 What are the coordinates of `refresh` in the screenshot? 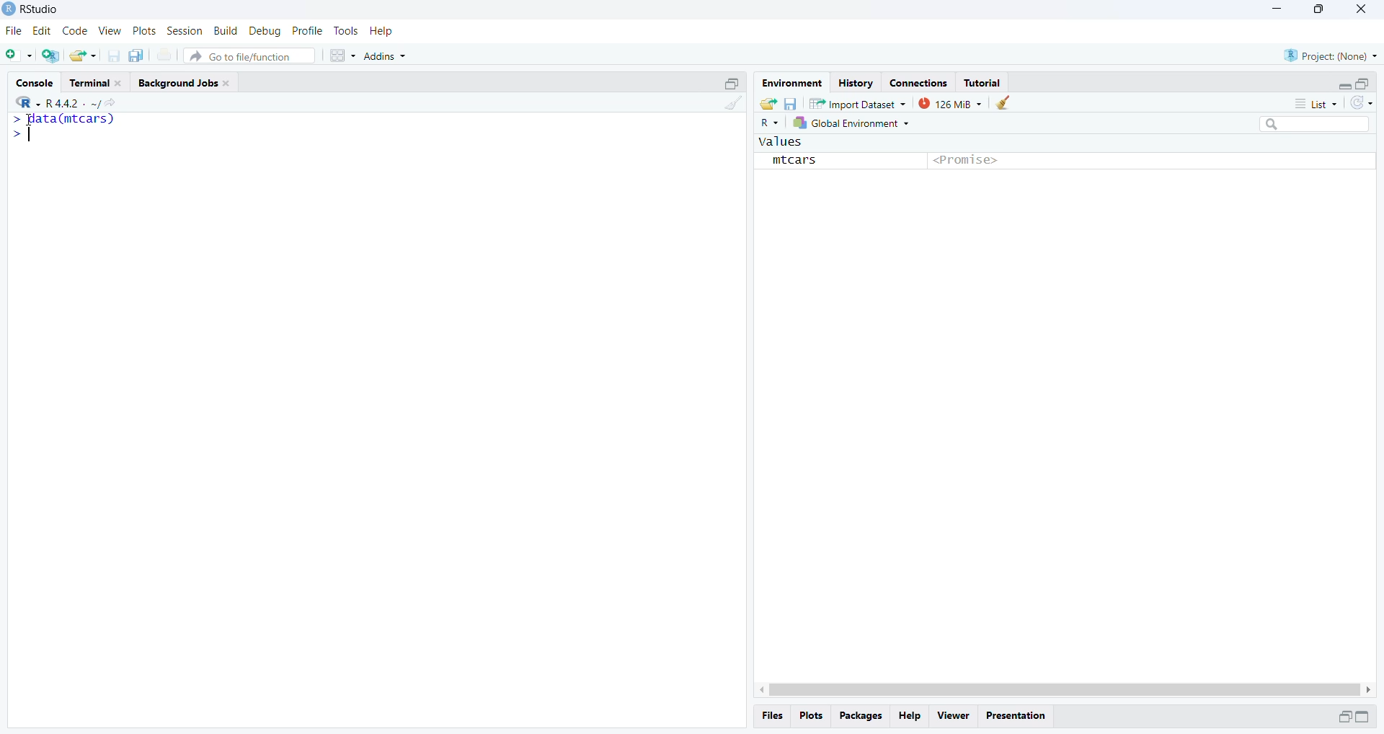 It's located at (1362, 103).